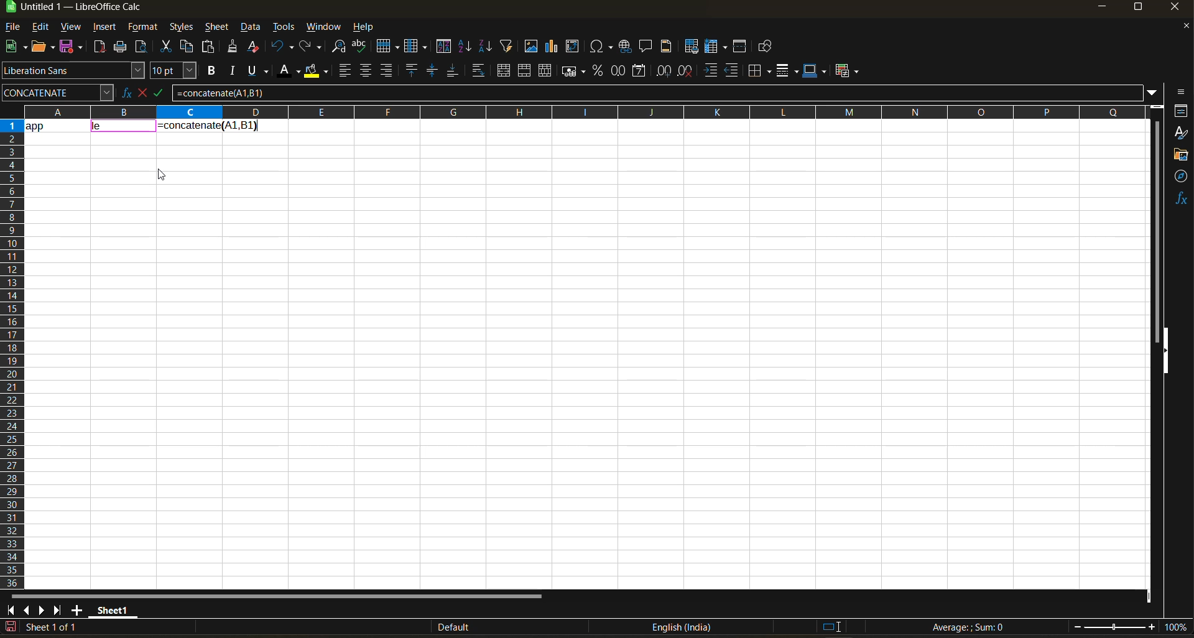 This screenshot has height=638, width=1194. What do you see at coordinates (580, 111) in the screenshot?
I see `rows` at bounding box center [580, 111].